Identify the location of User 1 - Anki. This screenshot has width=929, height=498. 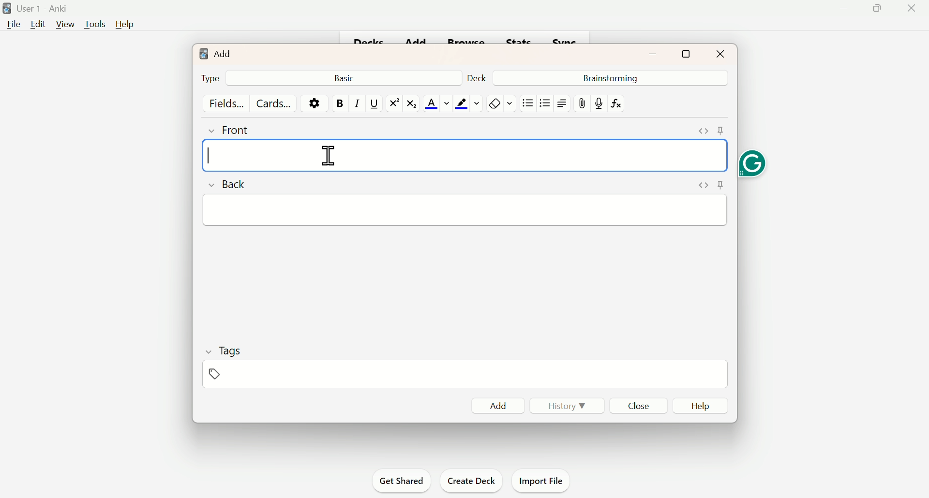
(37, 9).